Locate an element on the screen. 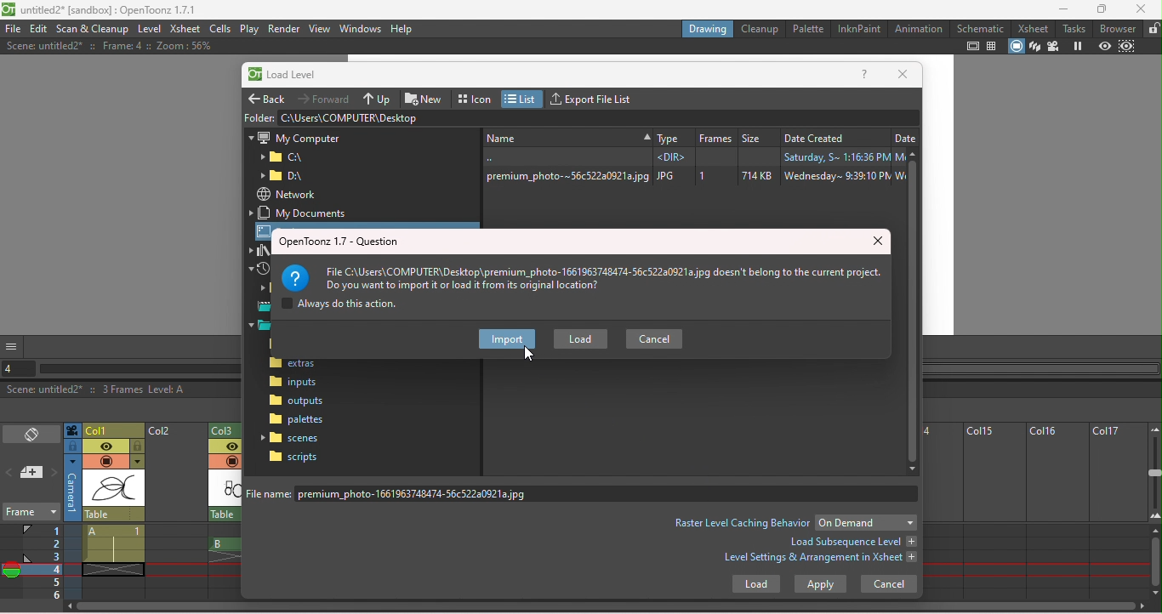  Drawing is located at coordinates (708, 28).